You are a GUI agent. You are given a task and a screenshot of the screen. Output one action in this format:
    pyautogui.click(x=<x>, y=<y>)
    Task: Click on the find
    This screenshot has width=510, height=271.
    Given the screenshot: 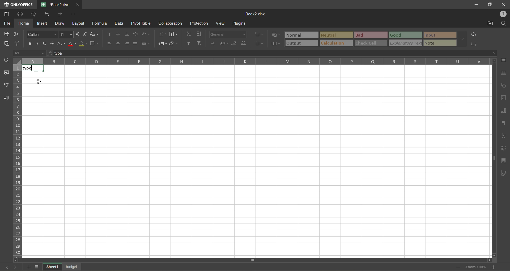 What is the action you would take?
    pyautogui.click(x=6, y=60)
    